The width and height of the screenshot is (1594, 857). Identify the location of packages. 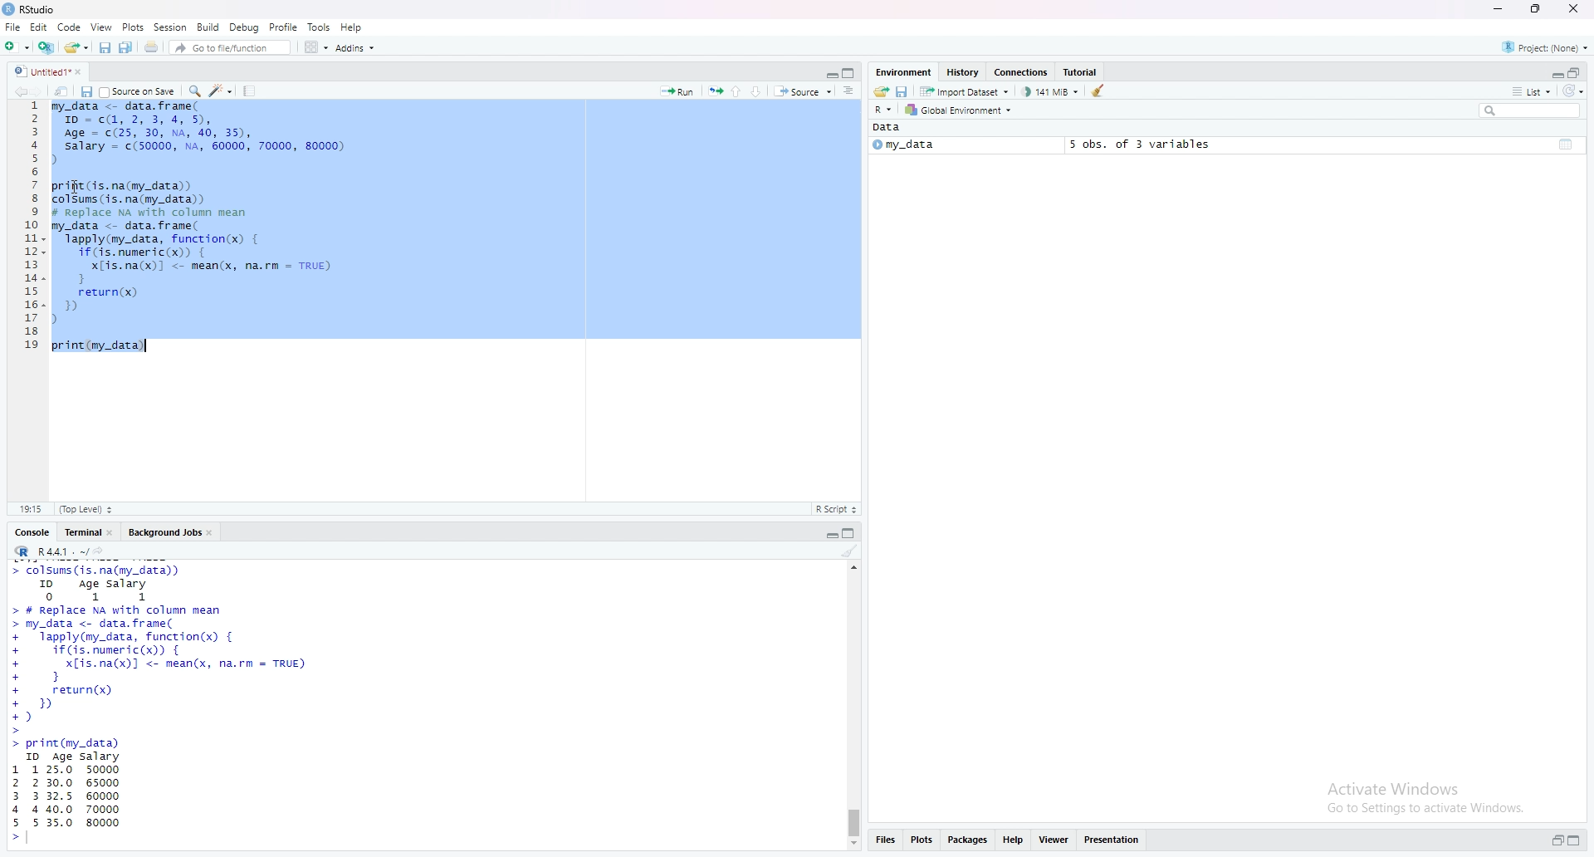
(968, 839).